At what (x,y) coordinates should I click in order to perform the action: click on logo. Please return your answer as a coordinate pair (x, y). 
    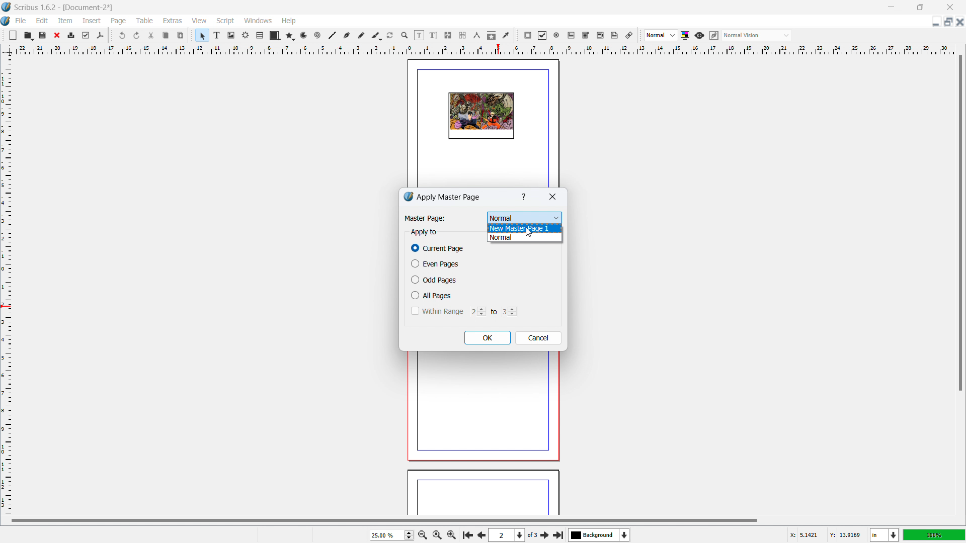
    Looking at the image, I should click on (6, 22).